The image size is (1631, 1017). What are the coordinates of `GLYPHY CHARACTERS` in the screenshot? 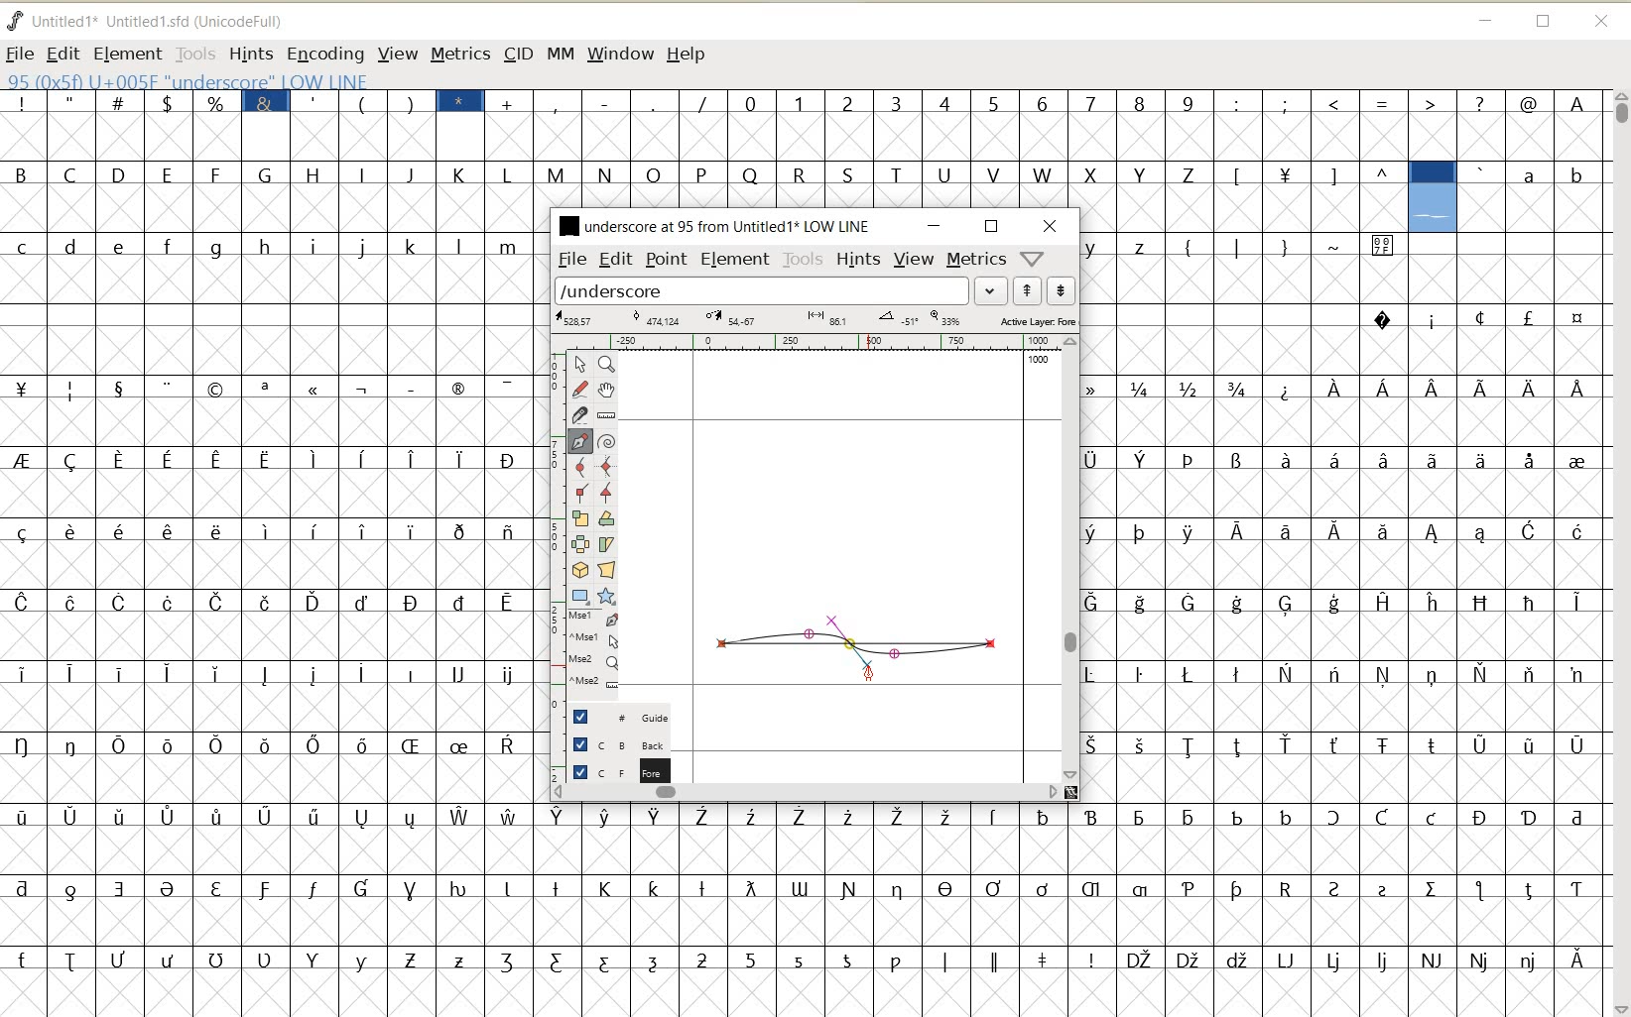 It's located at (808, 176).